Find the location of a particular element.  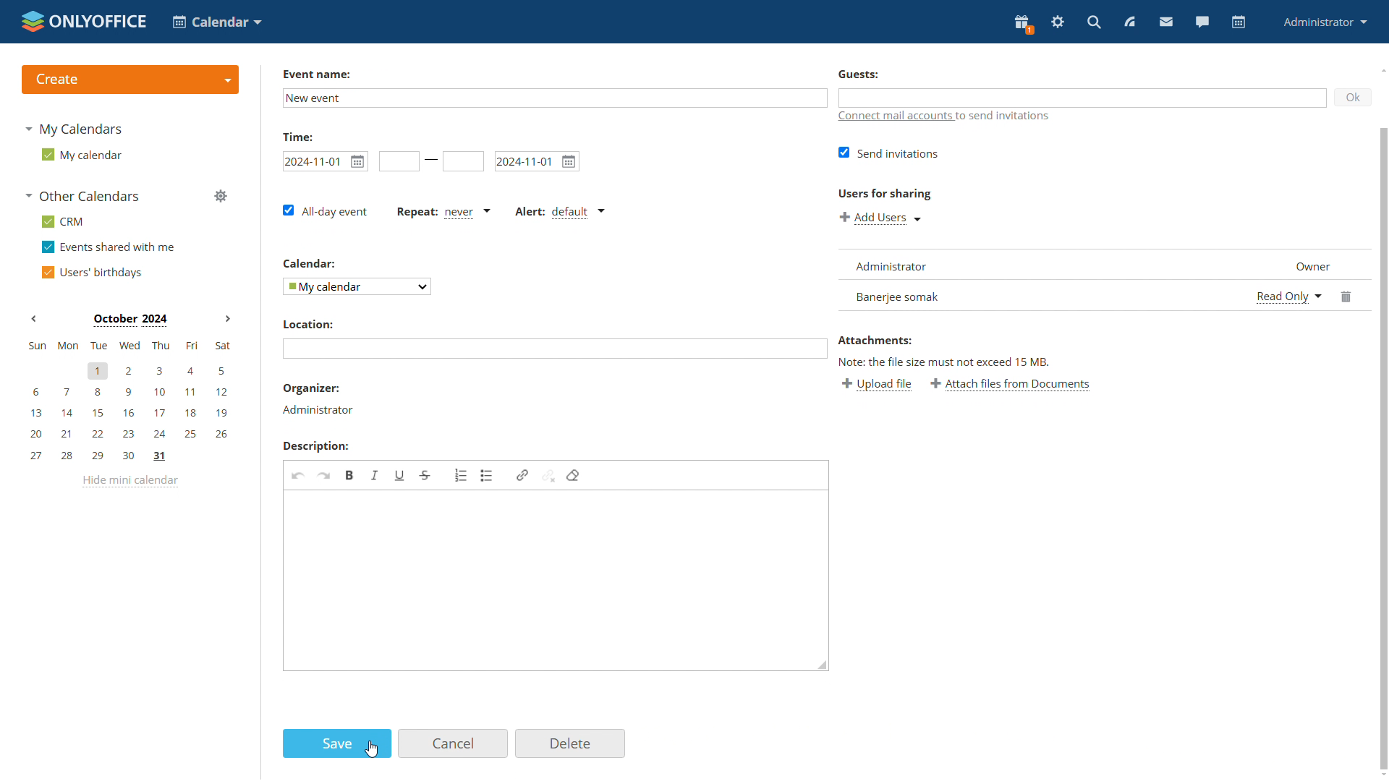

Note: the file size must not exceed 15 mb is located at coordinates (946, 362).